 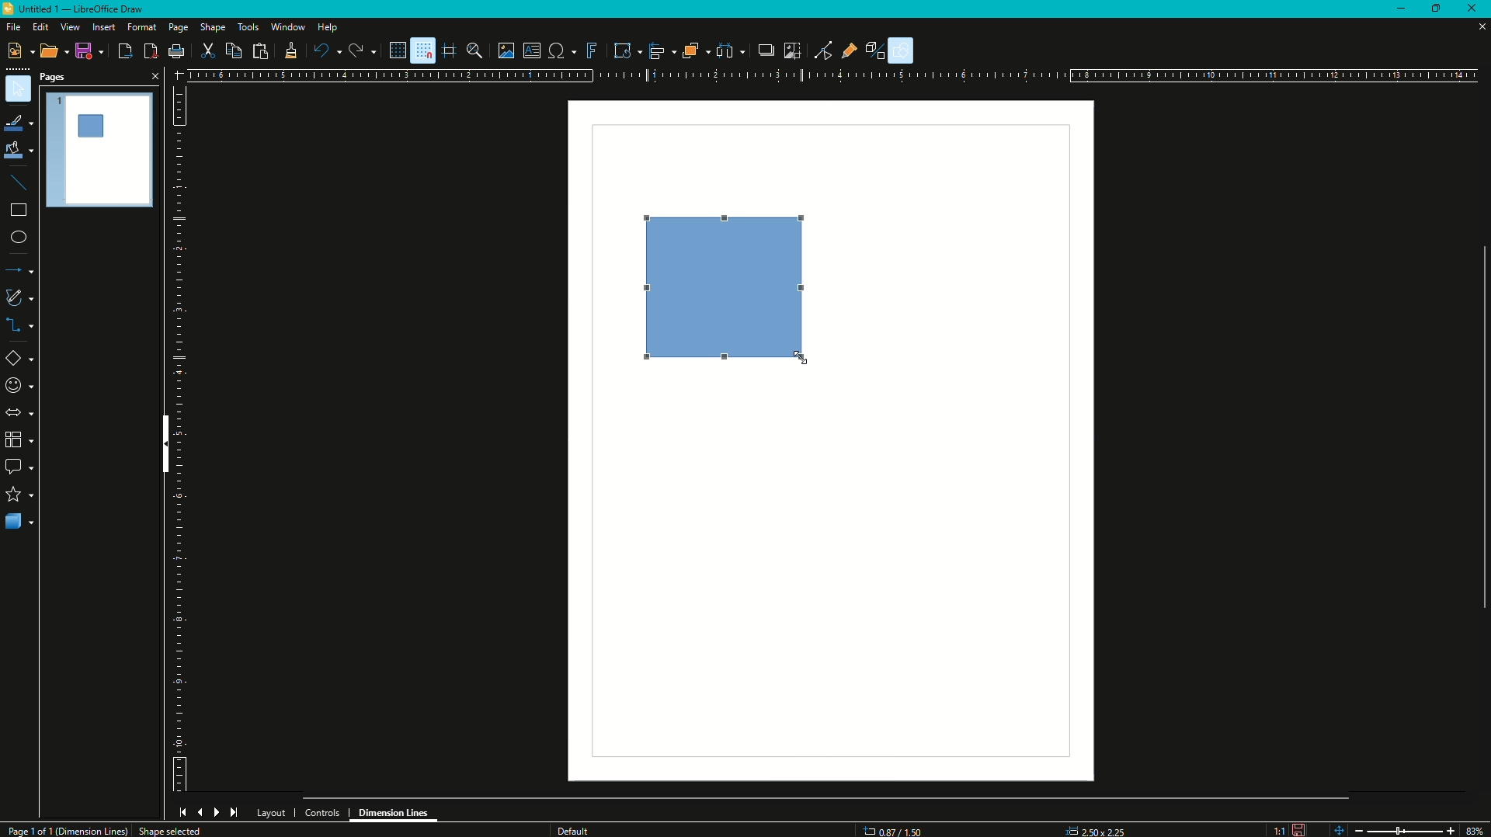 What do you see at coordinates (49, 52) in the screenshot?
I see `Open` at bounding box center [49, 52].